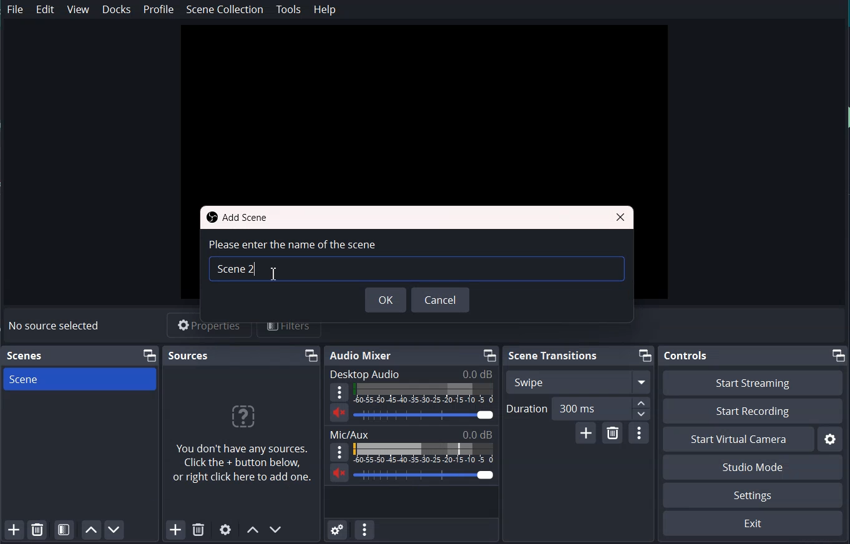 This screenshot has width=850, height=544. I want to click on Move Scene Down, so click(114, 530).